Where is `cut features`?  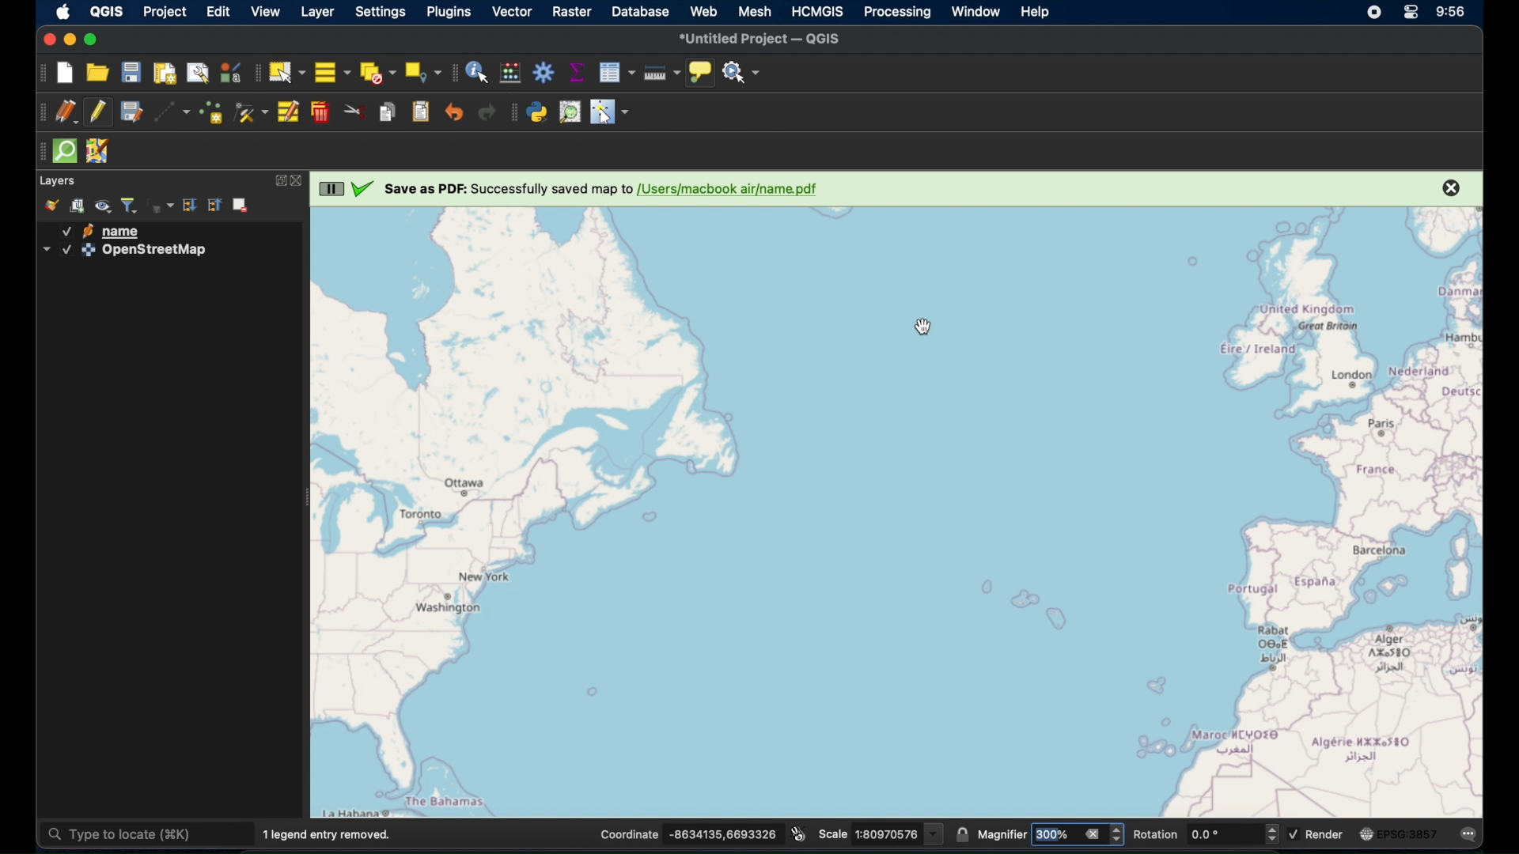 cut features is located at coordinates (355, 111).